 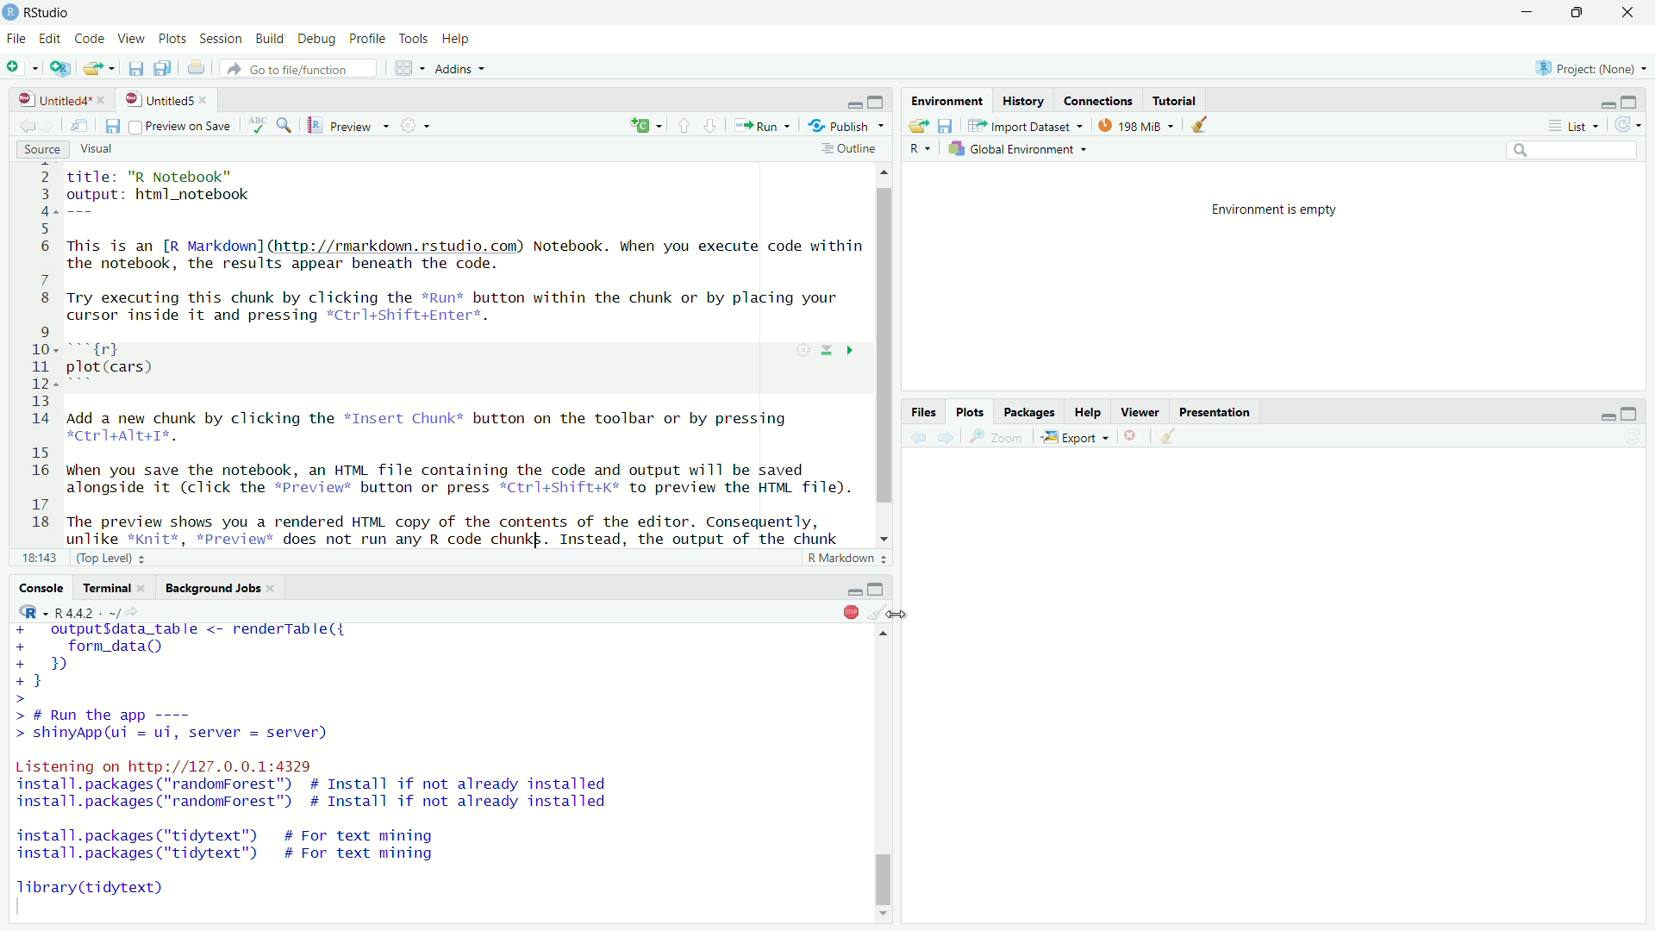 I want to click on close, so click(x=104, y=100).